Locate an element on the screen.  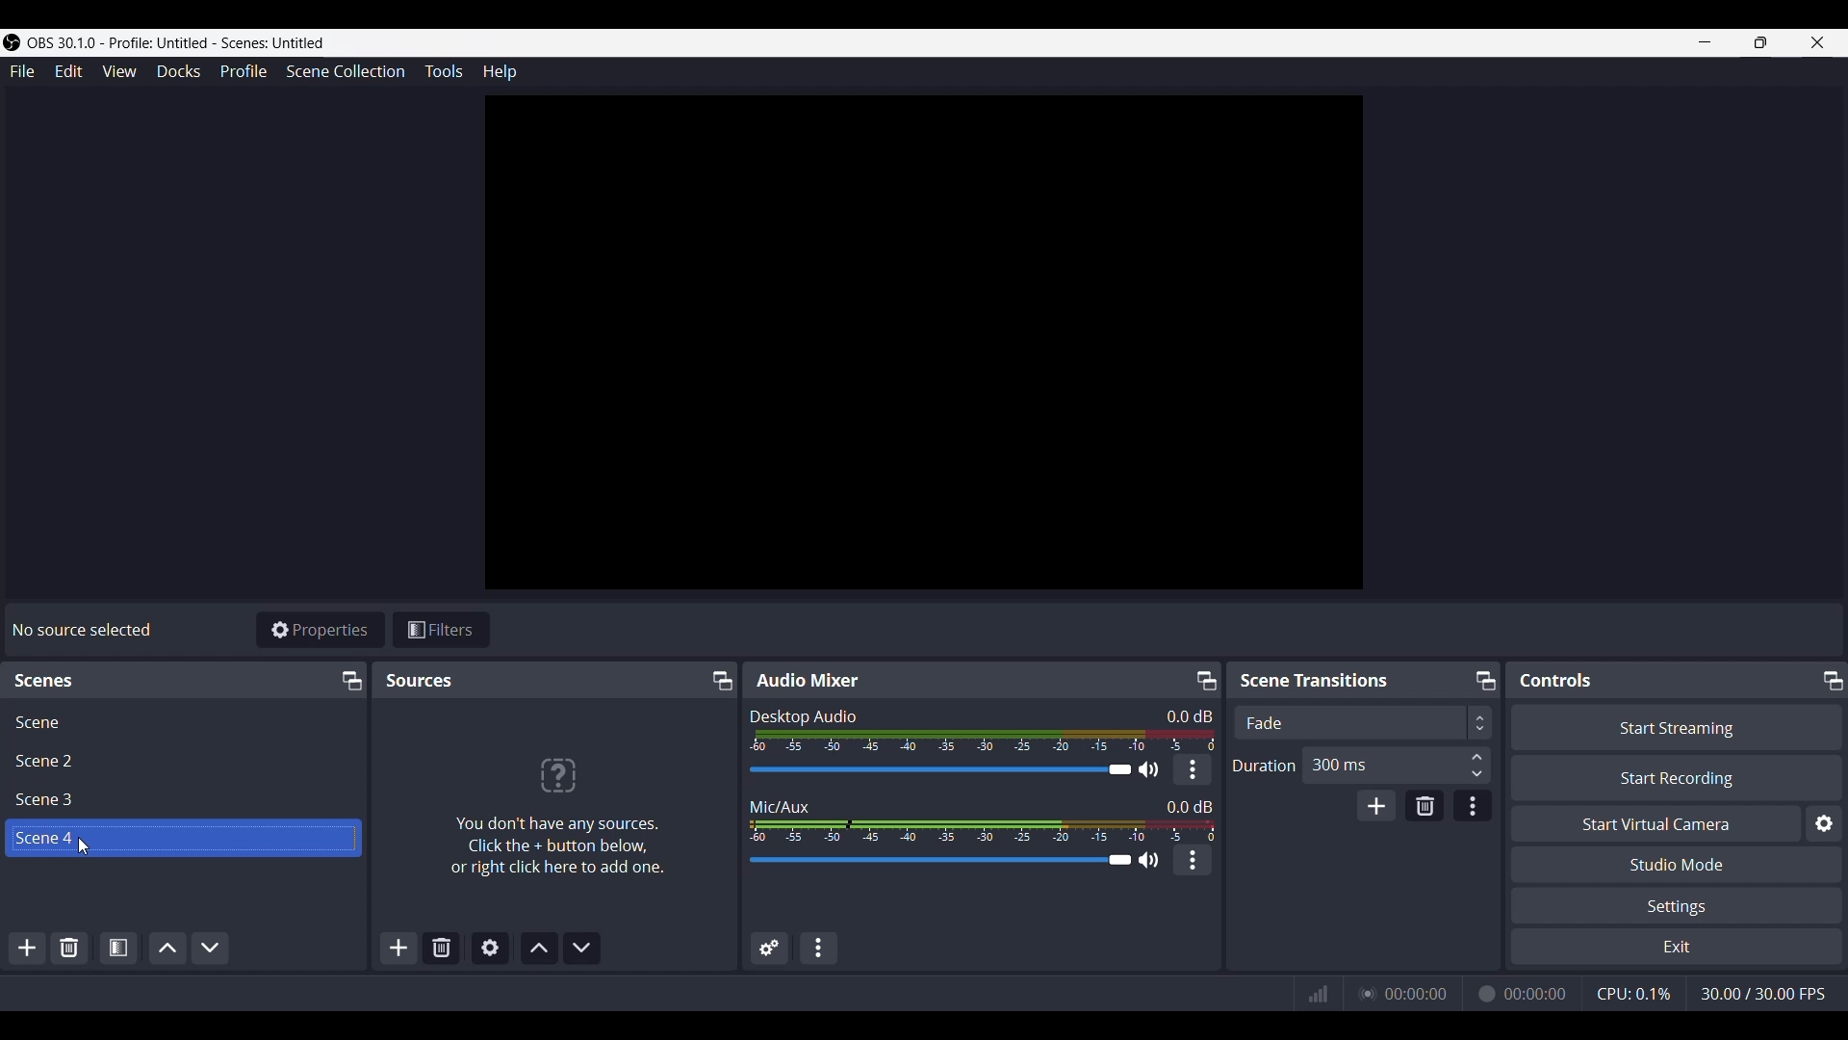
Scene 4 is located at coordinates (42, 838).